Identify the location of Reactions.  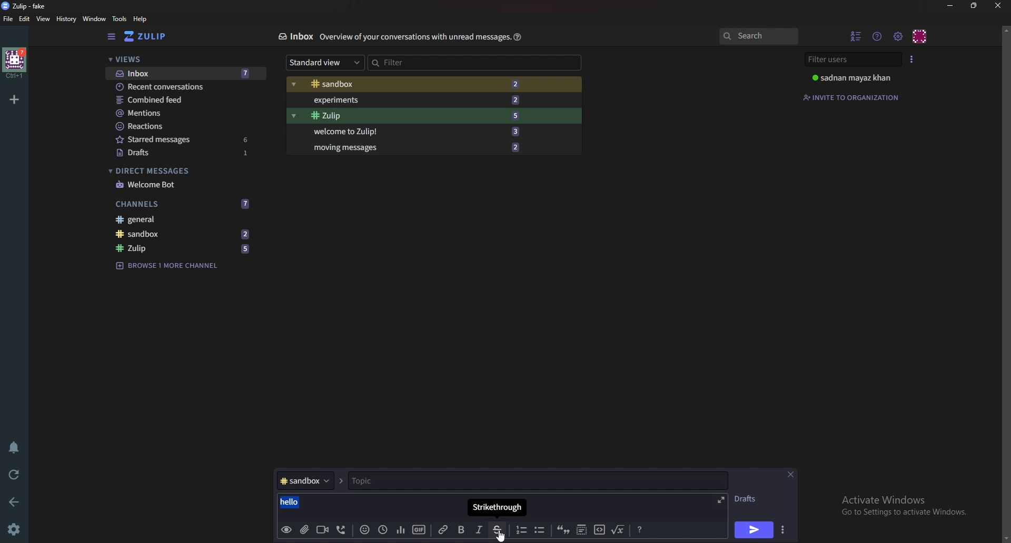
(180, 125).